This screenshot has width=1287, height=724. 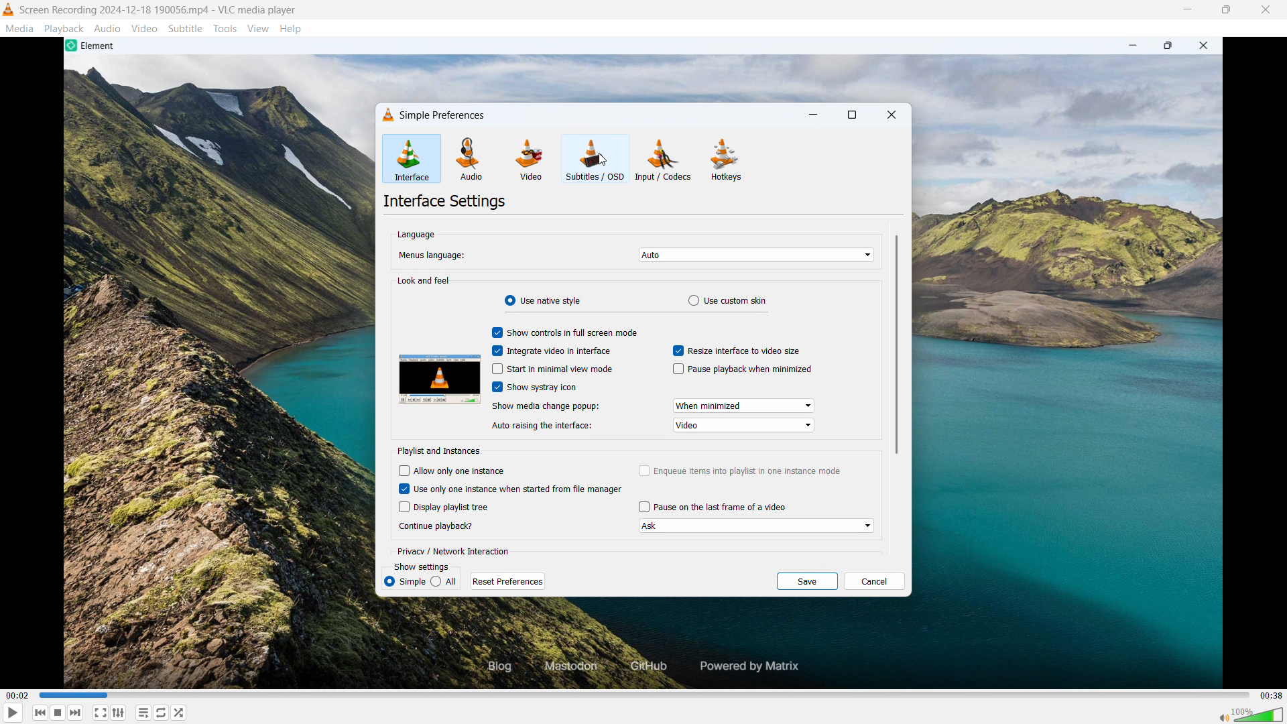 What do you see at coordinates (756, 255) in the screenshot?
I see `select menus language` at bounding box center [756, 255].